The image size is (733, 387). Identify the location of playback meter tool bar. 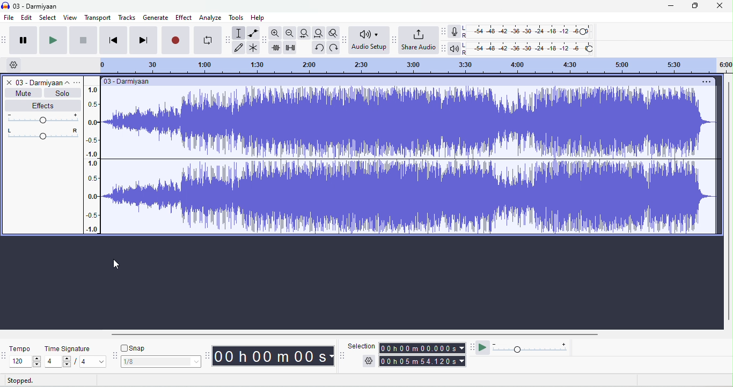
(443, 48).